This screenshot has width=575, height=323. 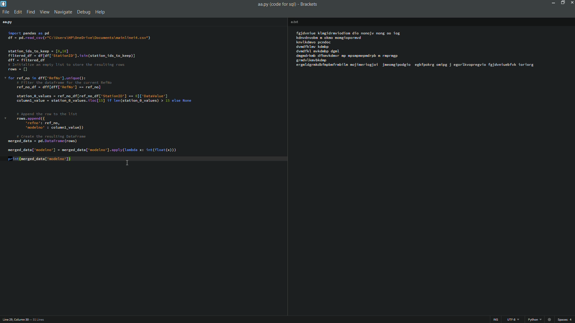 I want to click on cursor position, so click(x=25, y=319).